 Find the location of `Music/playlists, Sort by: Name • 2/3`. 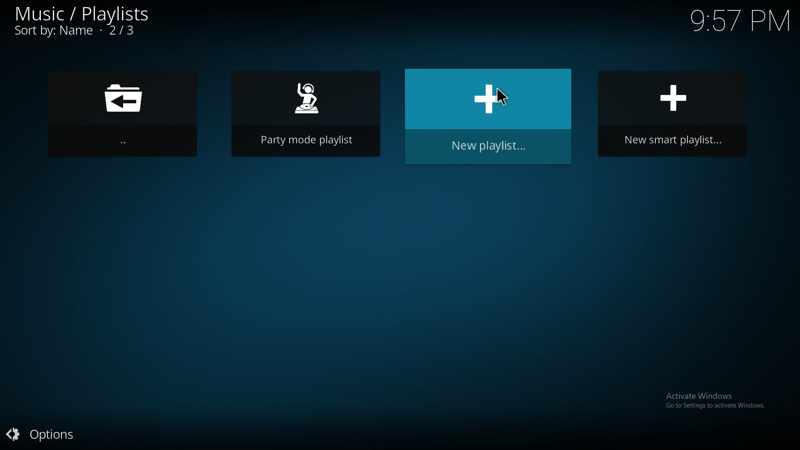

Music/playlists, Sort by: Name • 2/3 is located at coordinates (84, 20).